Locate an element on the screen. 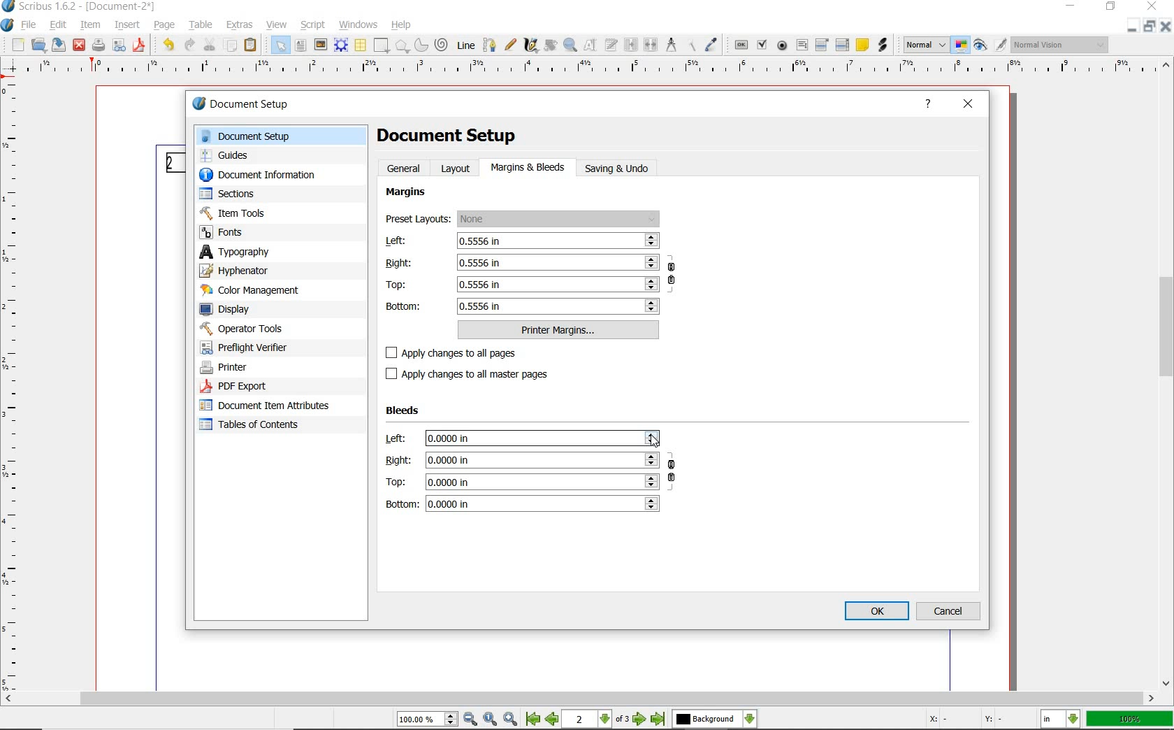 The width and height of the screenshot is (1174, 730). Curspr Coordinates is located at coordinates (966, 720).